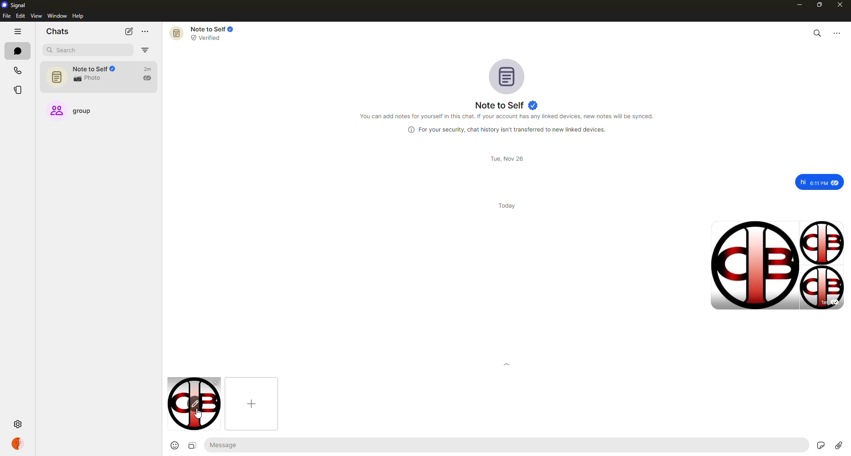  I want to click on view, so click(36, 16).